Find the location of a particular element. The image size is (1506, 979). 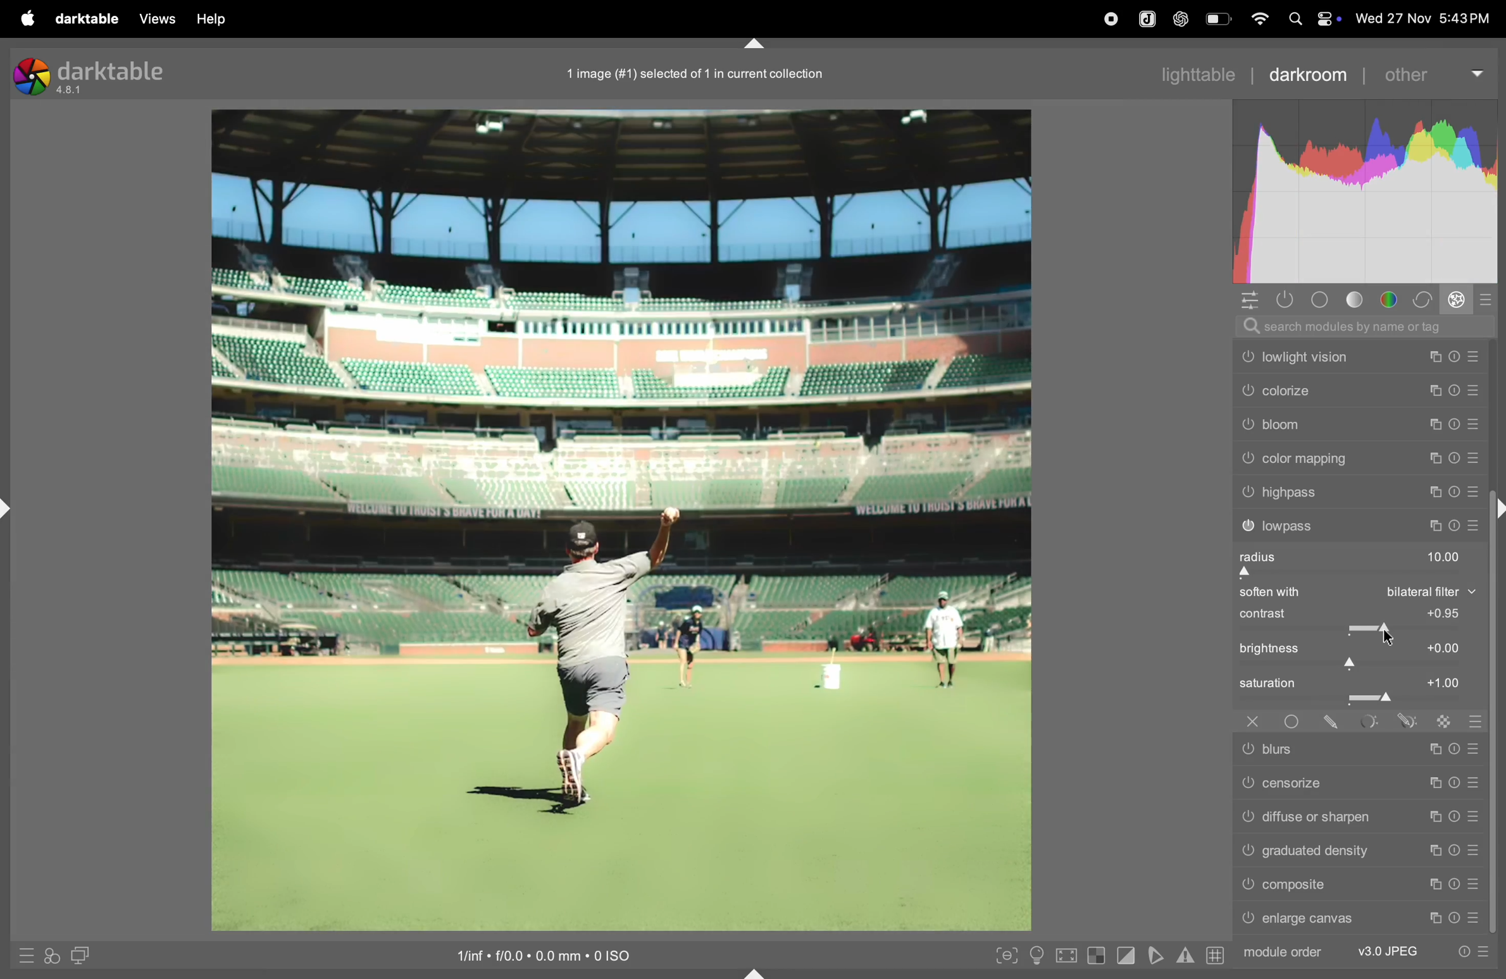

soften with bilateral filter is located at coordinates (1354, 594).